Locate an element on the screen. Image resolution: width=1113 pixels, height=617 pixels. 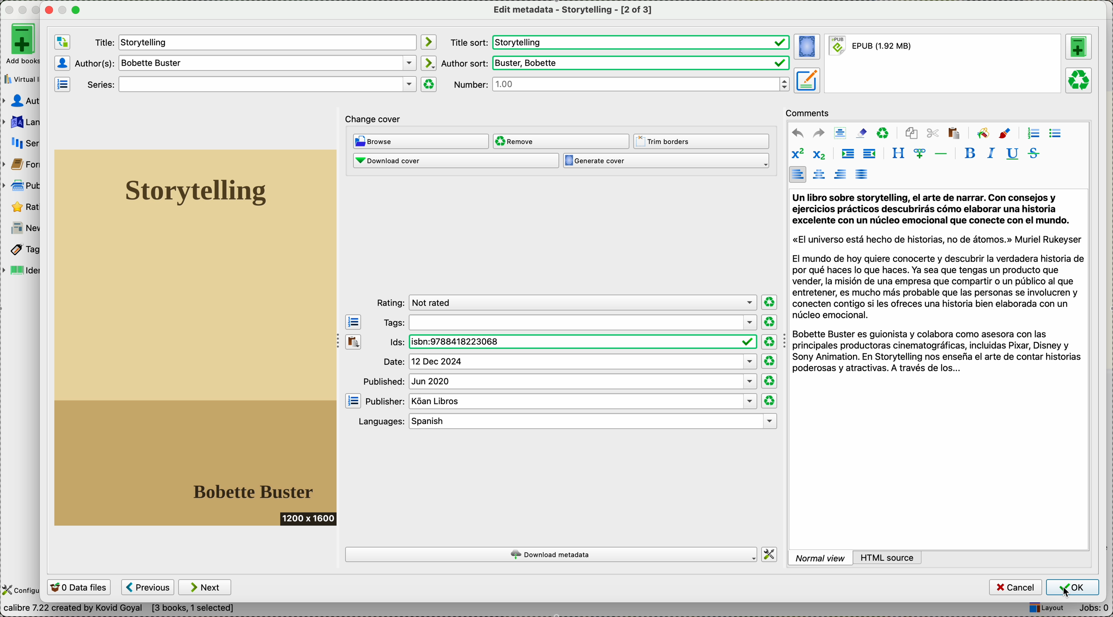
set the cover for the book is located at coordinates (807, 47).